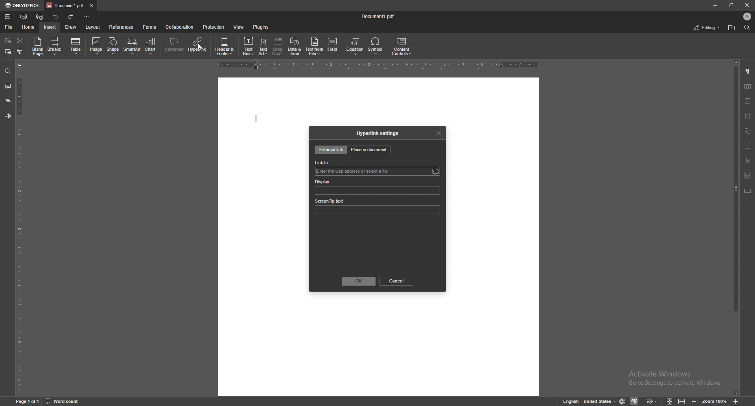 This screenshot has width=755, height=406. I want to click on paragraph, so click(748, 71).